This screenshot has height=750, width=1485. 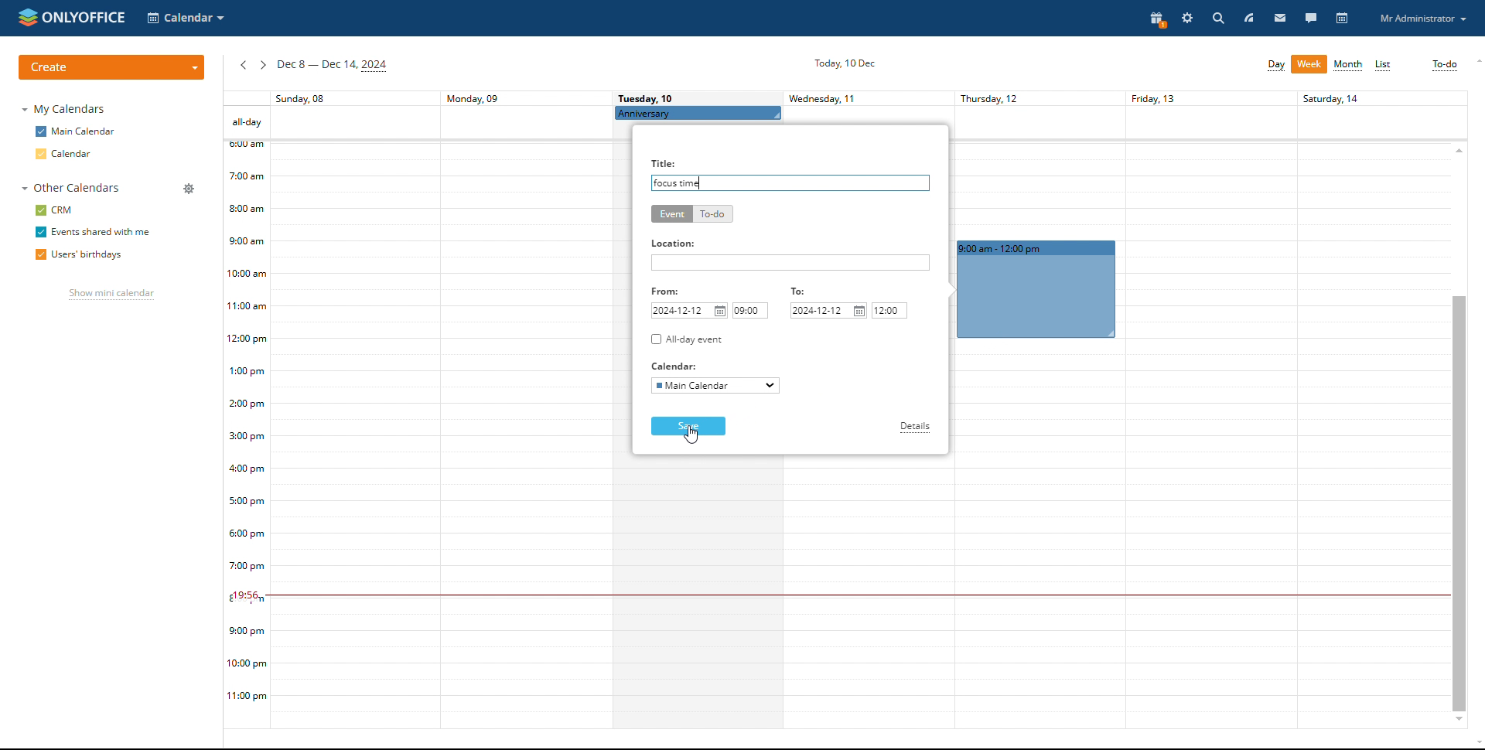 I want to click on other calendars, so click(x=69, y=188).